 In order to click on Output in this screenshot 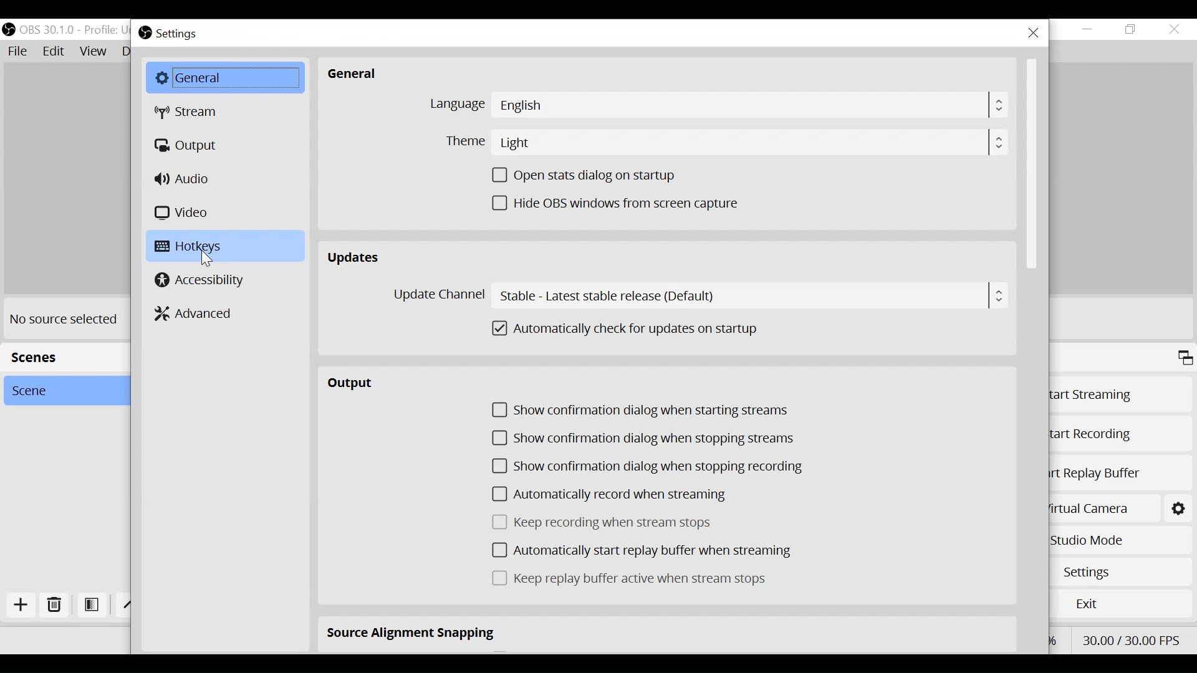, I will do `click(357, 386)`.